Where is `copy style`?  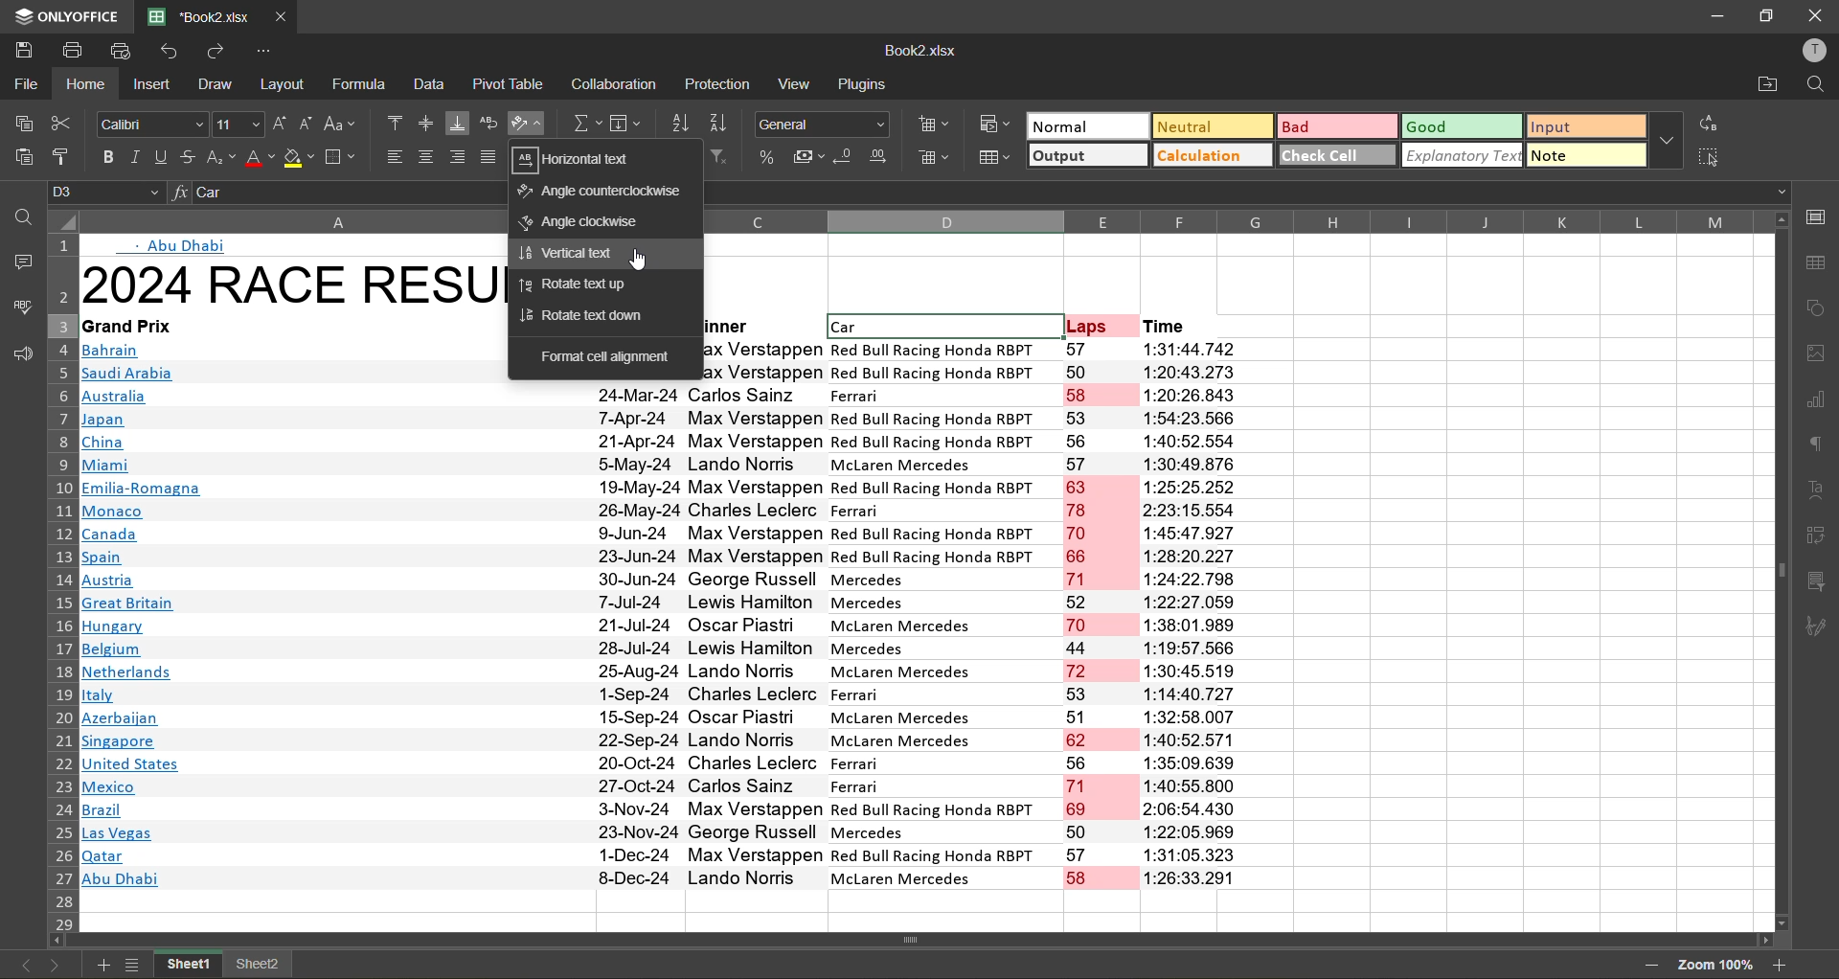
copy style is located at coordinates (67, 156).